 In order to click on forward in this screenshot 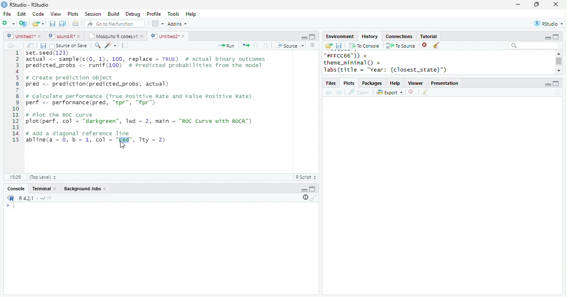, I will do `click(340, 93)`.